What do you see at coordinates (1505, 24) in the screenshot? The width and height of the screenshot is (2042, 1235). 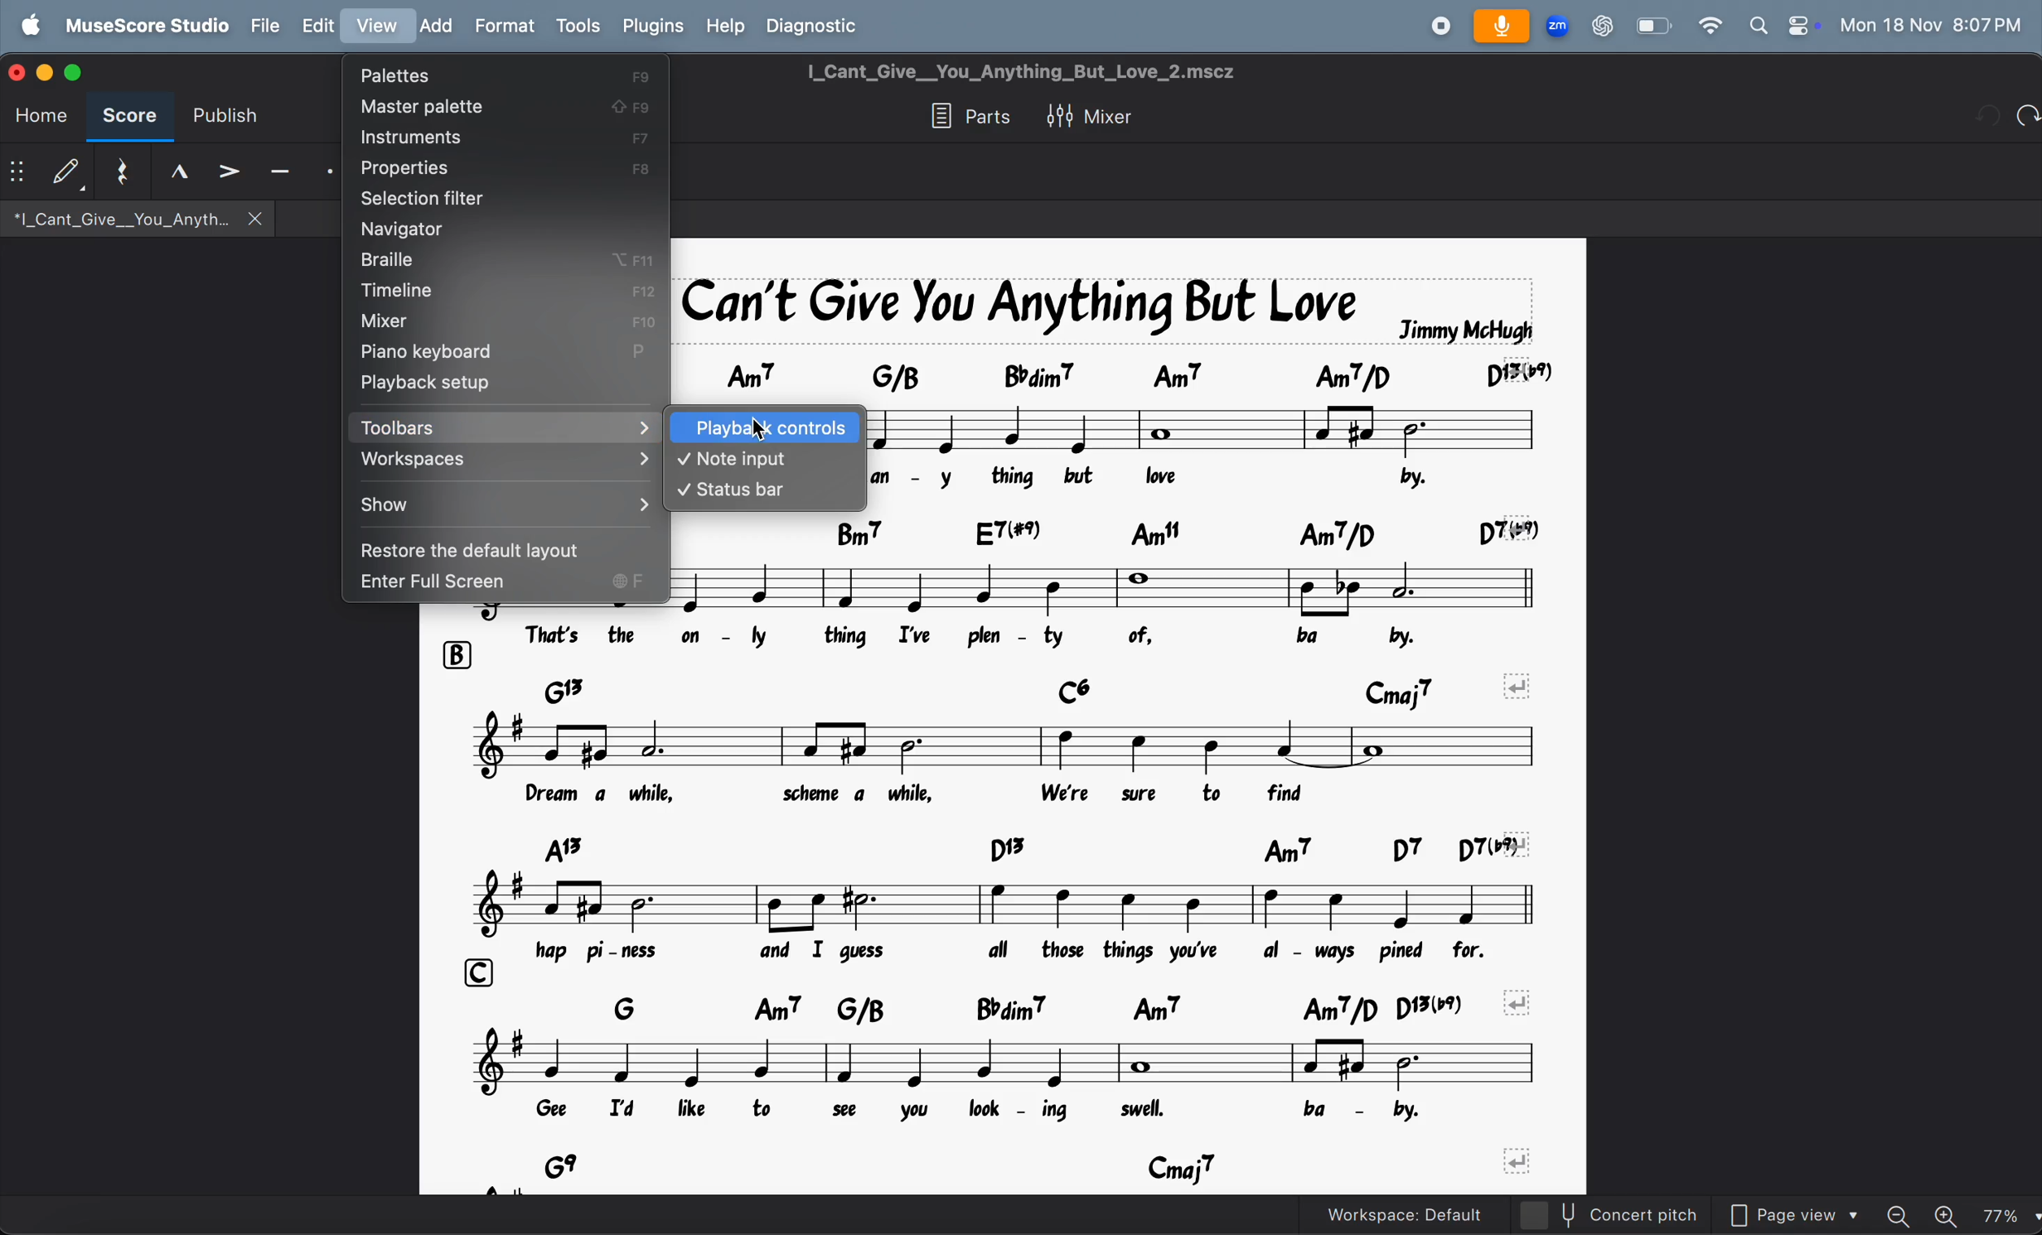 I see `microphone` at bounding box center [1505, 24].